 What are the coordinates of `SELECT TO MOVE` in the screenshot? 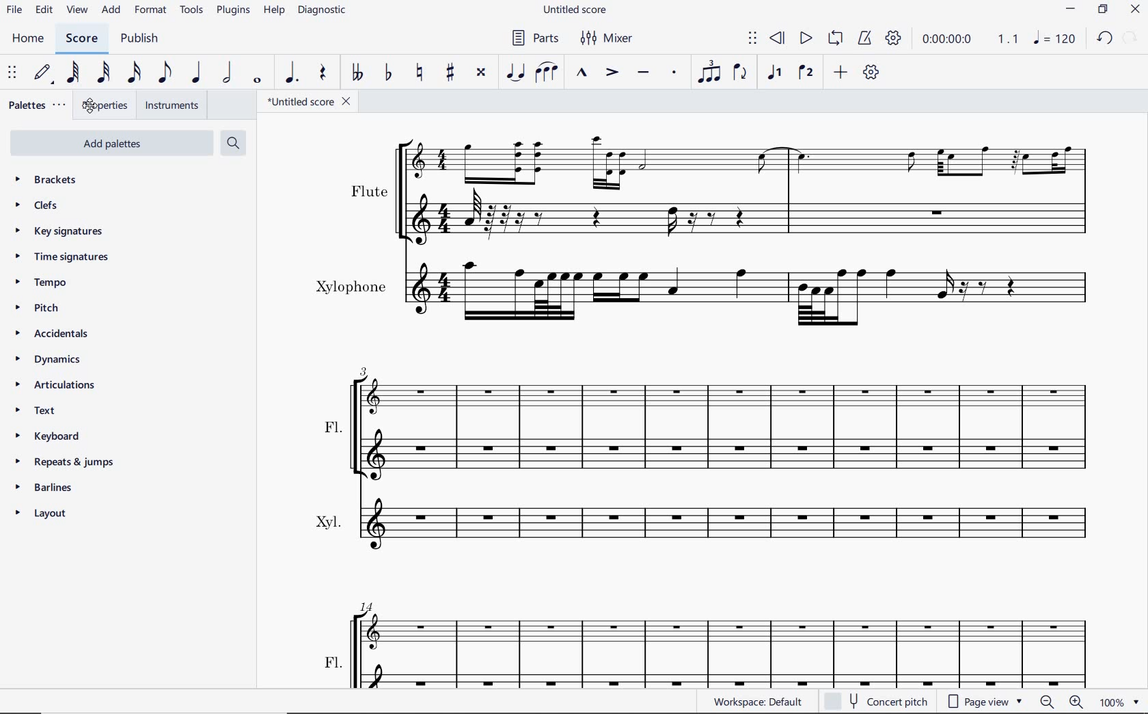 It's located at (753, 38).